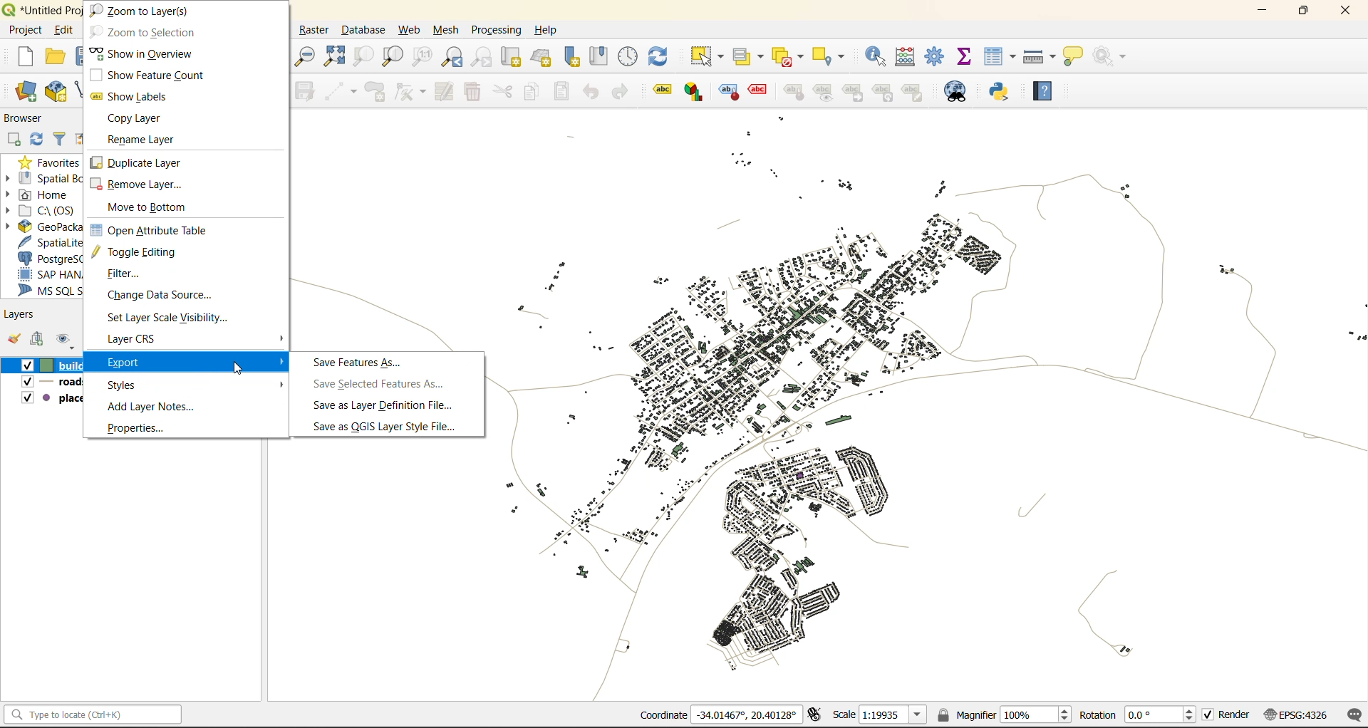  What do you see at coordinates (140, 162) in the screenshot?
I see `duplicate layer` at bounding box center [140, 162].